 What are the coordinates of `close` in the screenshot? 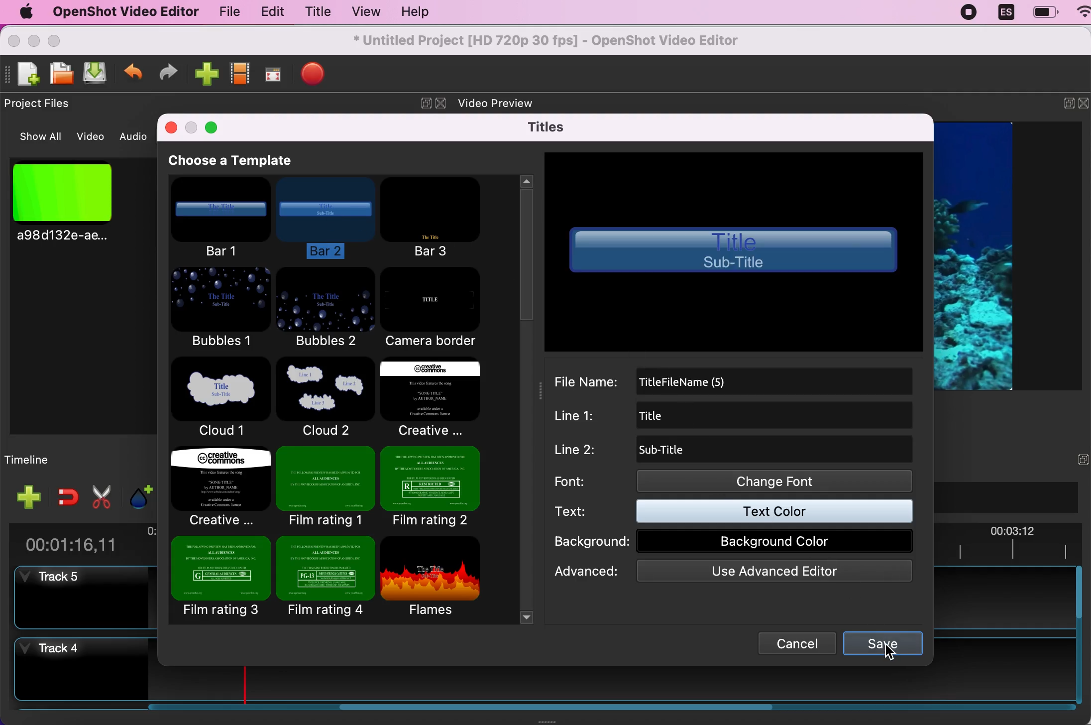 It's located at (441, 104).